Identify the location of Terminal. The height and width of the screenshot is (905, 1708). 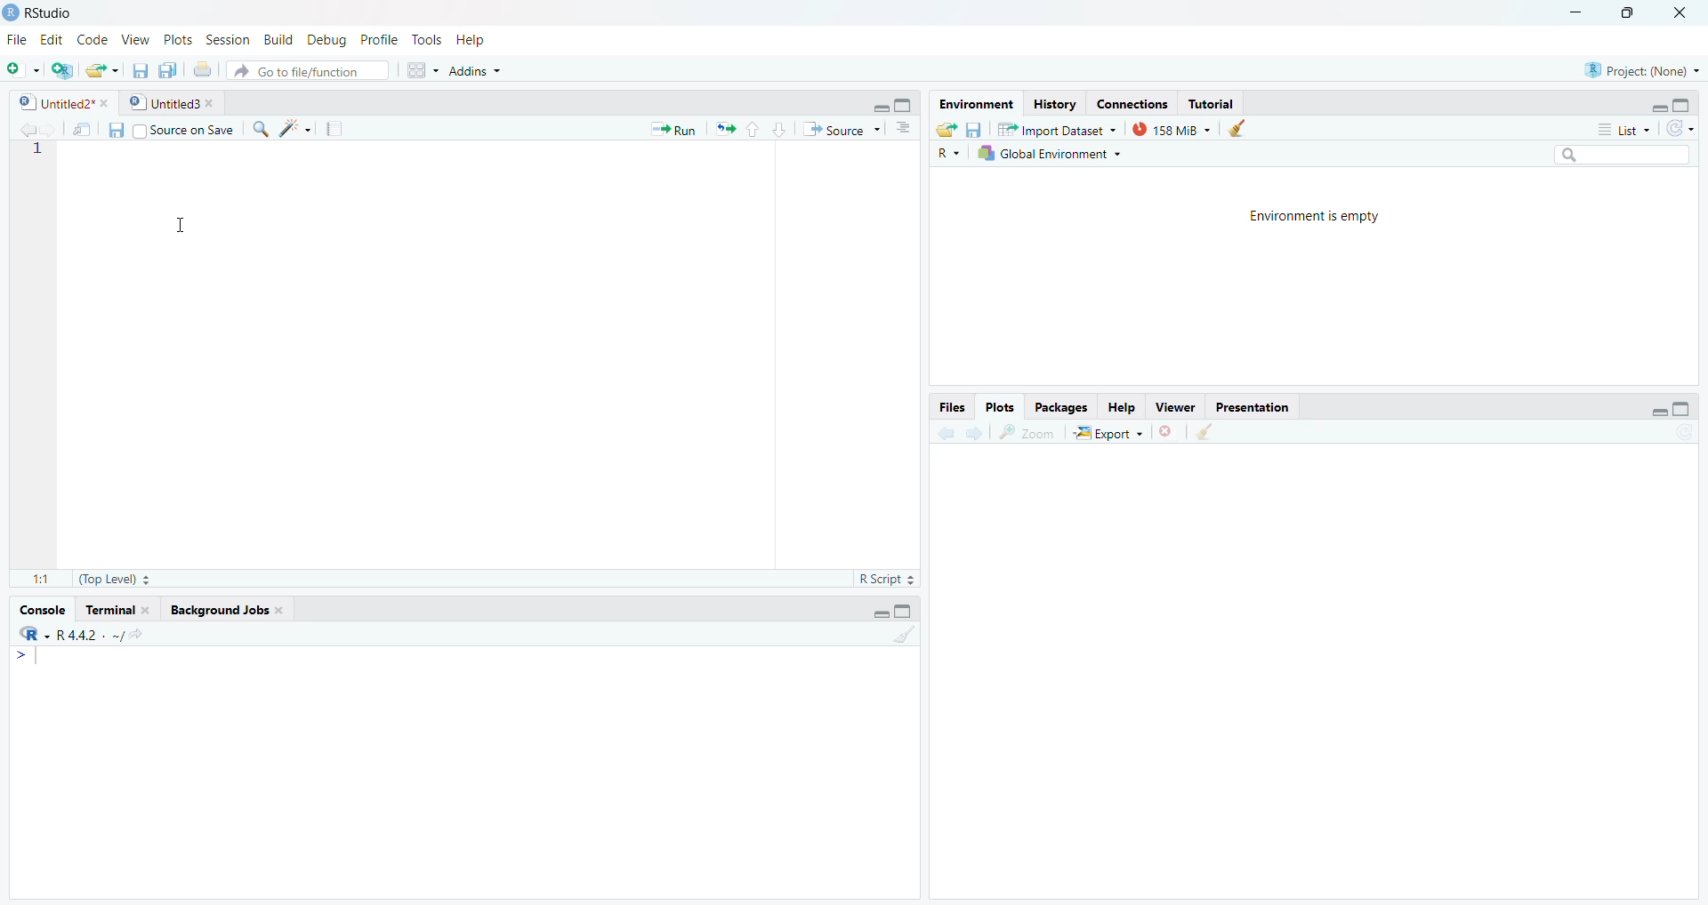
(120, 608).